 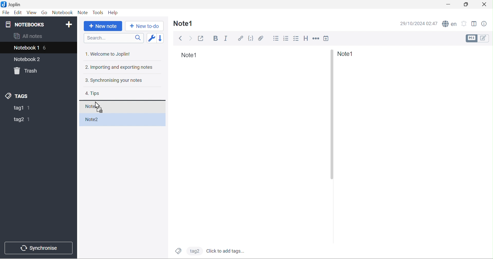 I want to click on Search..., so click(x=97, y=38).